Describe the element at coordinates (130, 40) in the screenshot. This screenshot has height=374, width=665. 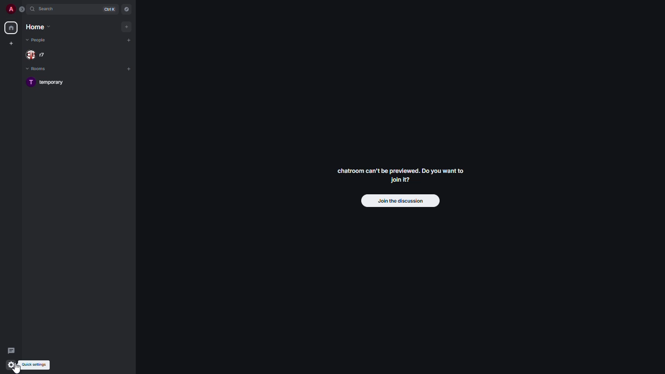
I see `add` at that location.